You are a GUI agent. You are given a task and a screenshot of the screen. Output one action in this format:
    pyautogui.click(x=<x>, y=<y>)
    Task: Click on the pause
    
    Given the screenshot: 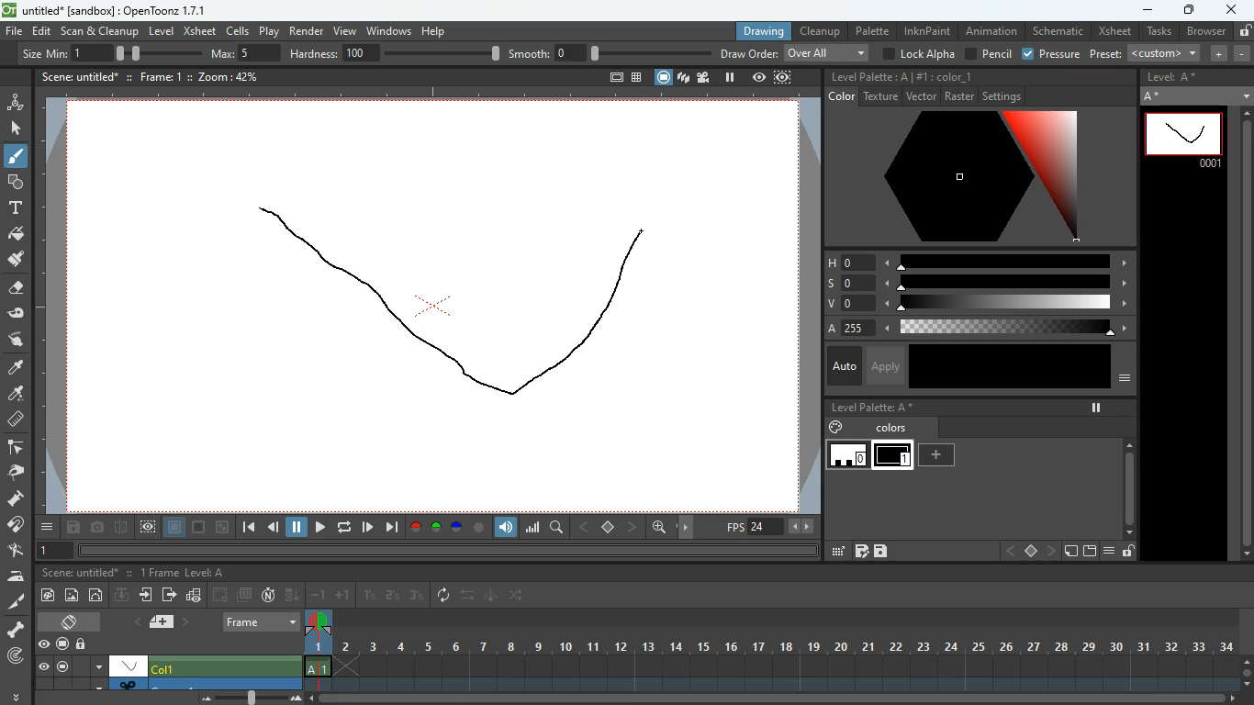 What is the action you would take?
    pyautogui.click(x=297, y=528)
    